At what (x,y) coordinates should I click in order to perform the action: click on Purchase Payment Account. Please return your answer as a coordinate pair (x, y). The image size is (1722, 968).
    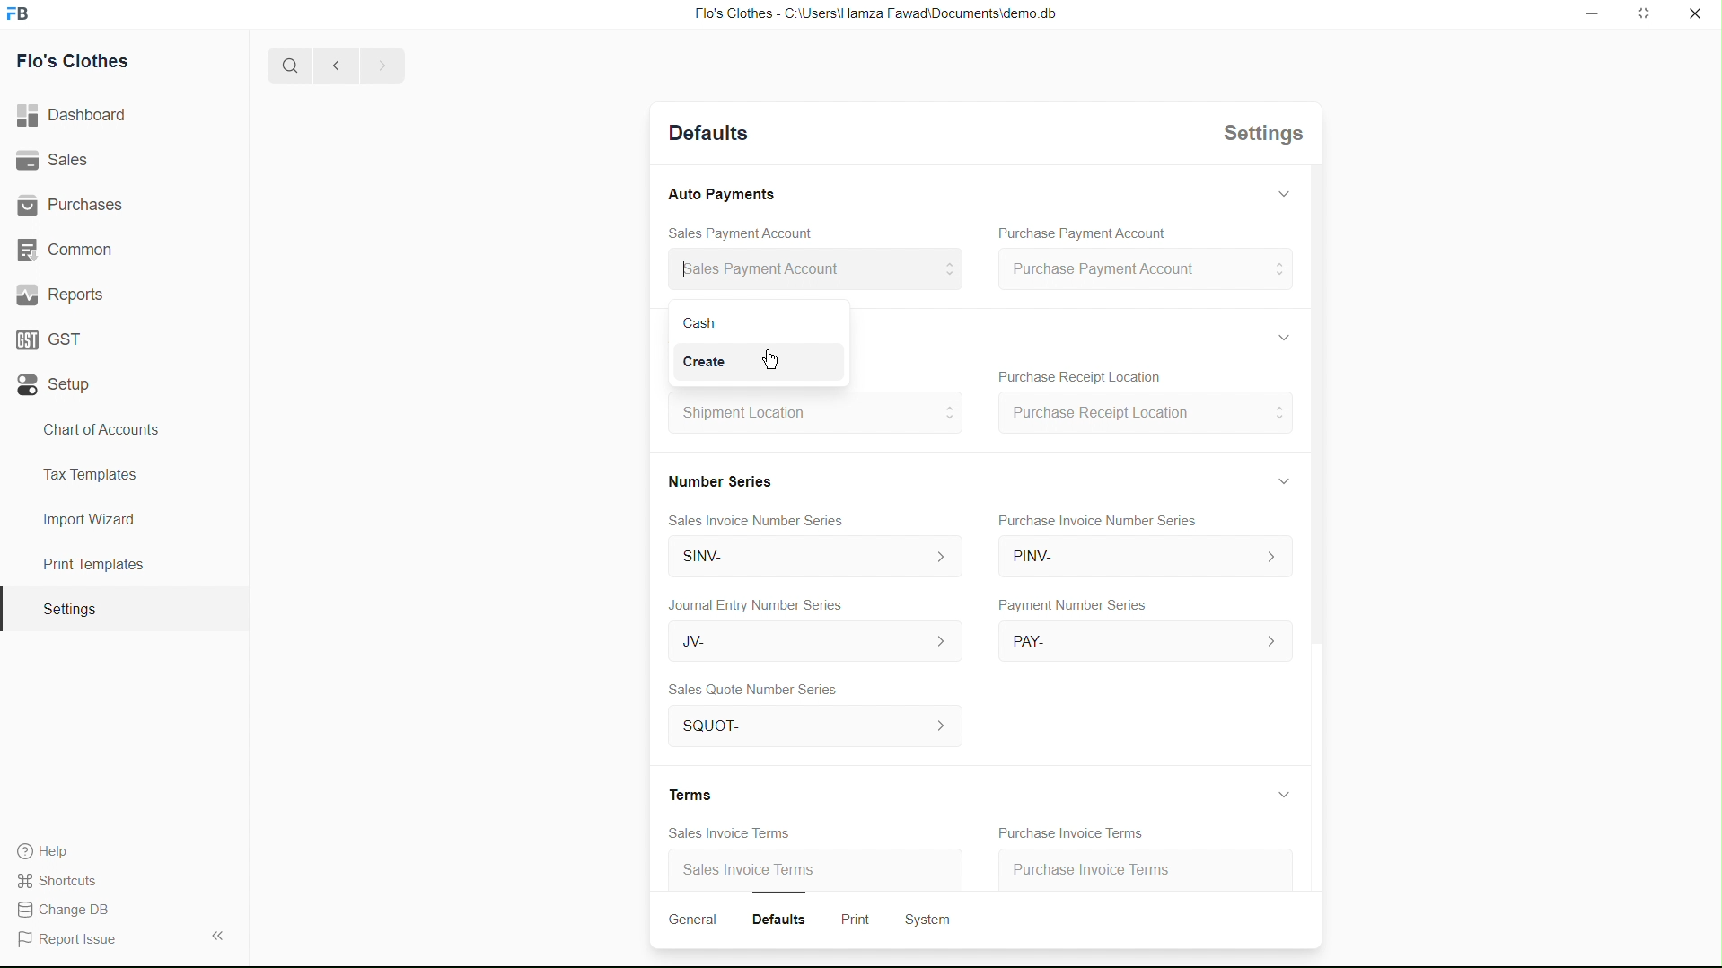
    Looking at the image, I should click on (1142, 270).